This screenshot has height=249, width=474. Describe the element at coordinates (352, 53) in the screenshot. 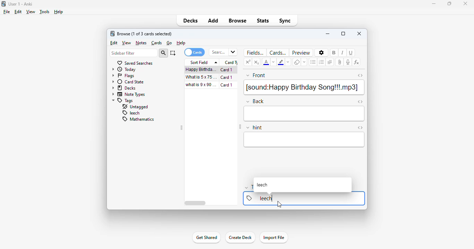

I see `underline` at that location.